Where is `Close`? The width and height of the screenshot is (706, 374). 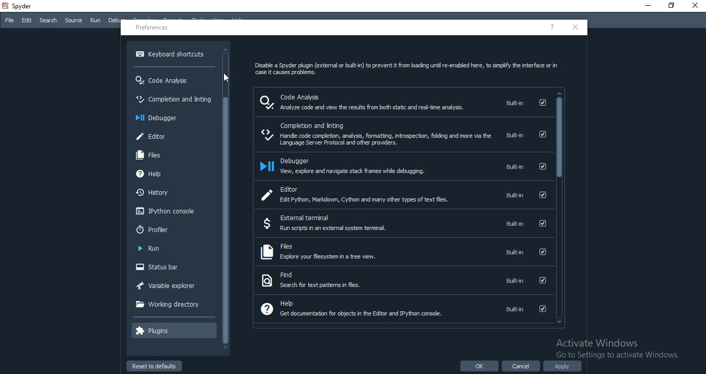 Close is located at coordinates (696, 5).